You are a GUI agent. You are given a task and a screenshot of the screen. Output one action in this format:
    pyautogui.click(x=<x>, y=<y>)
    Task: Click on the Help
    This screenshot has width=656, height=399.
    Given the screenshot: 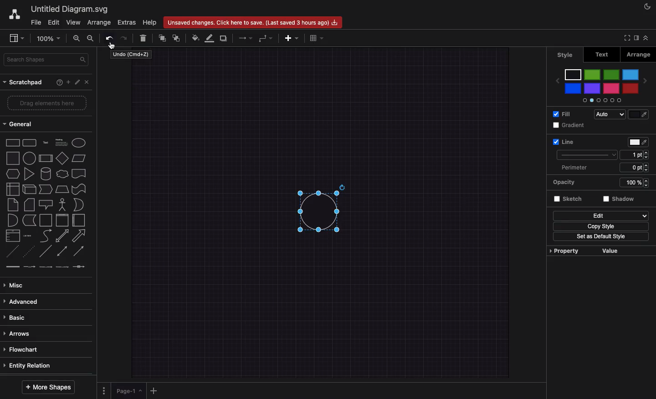 What is the action you would take?
    pyautogui.click(x=149, y=21)
    